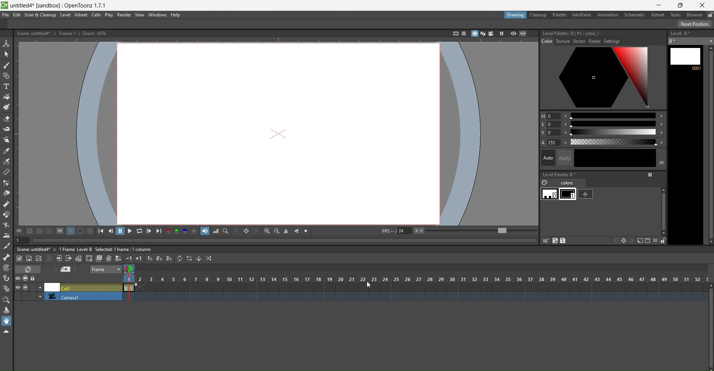  I want to click on A, so click(542, 143).